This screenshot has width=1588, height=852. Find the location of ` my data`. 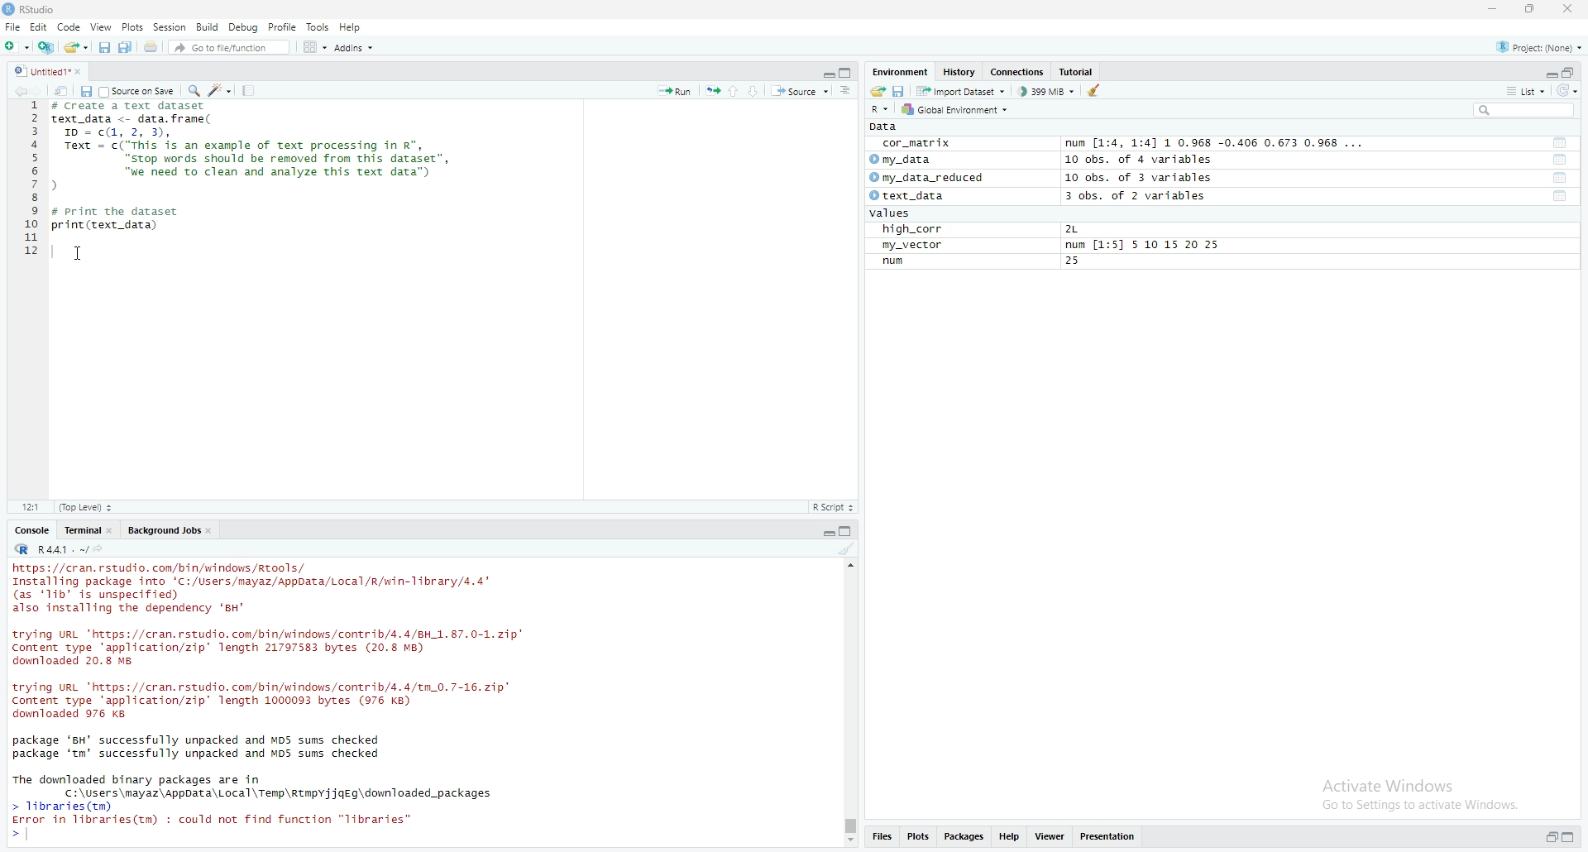

 my data is located at coordinates (902, 158).